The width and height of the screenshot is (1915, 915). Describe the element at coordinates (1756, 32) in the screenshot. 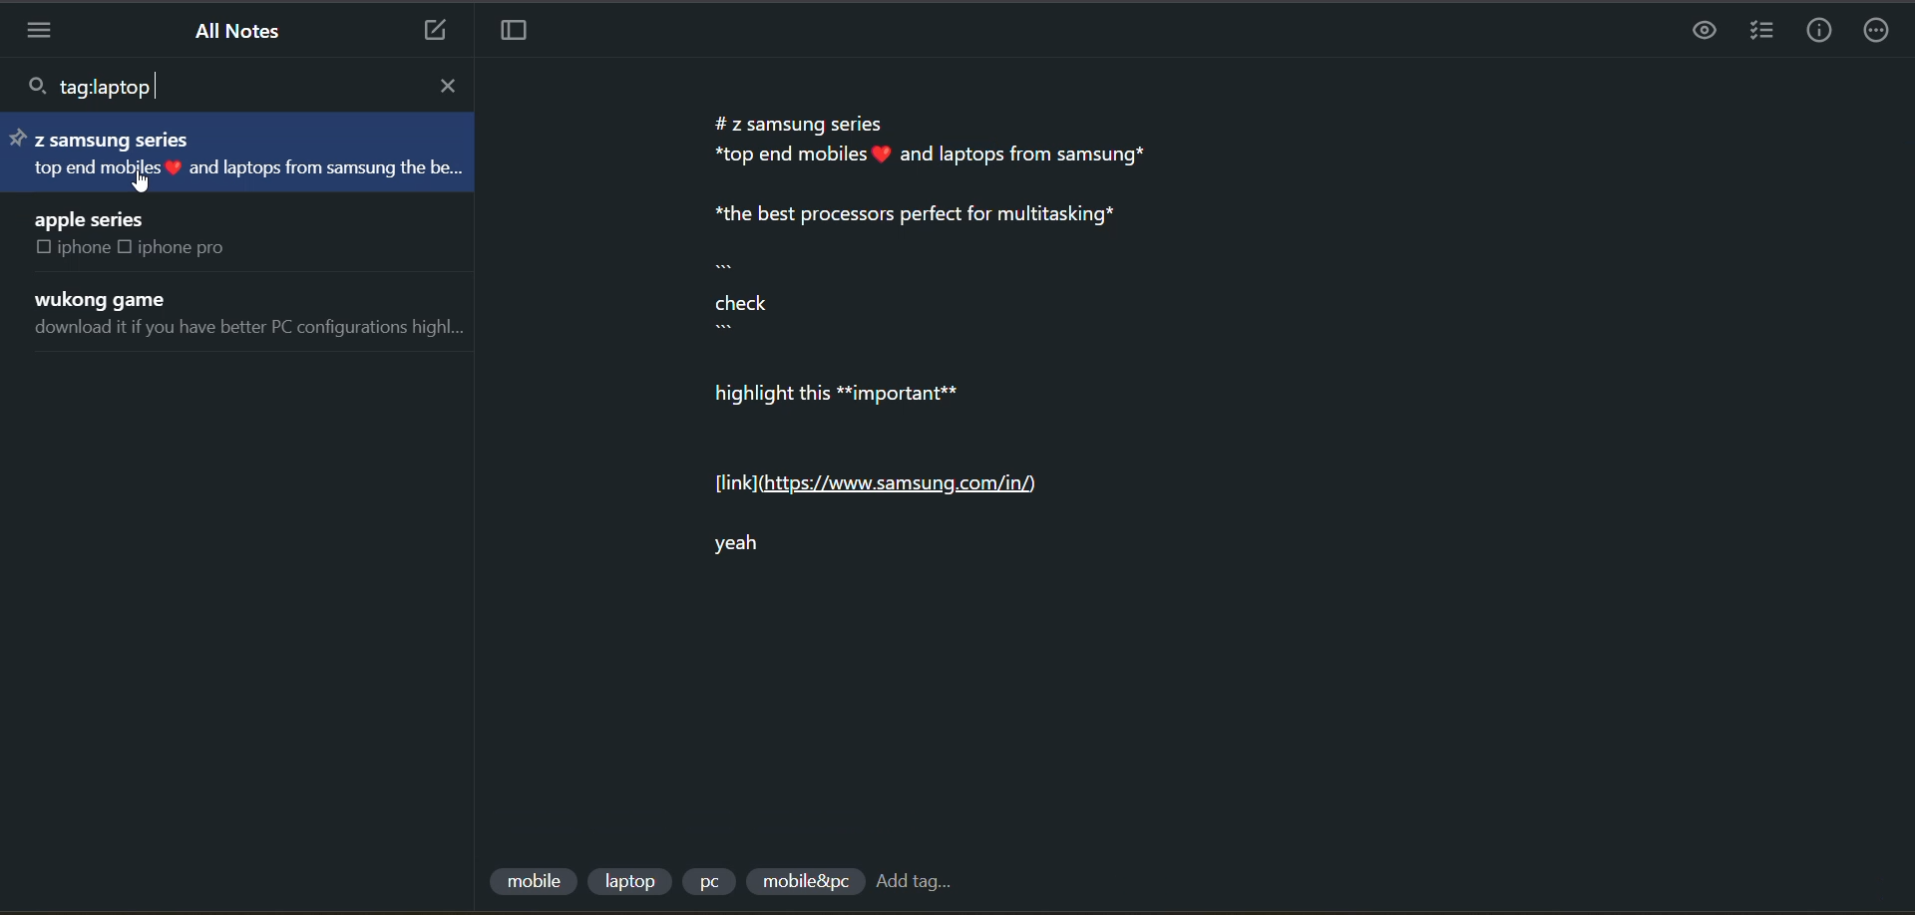

I see `insert checklist` at that location.